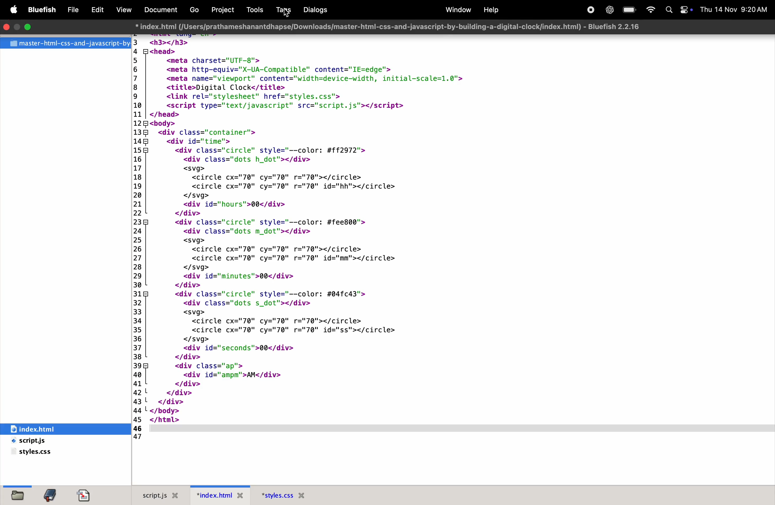 Image resolution: width=775 pixels, height=505 pixels. Describe the element at coordinates (590, 10) in the screenshot. I see `record` at that location.